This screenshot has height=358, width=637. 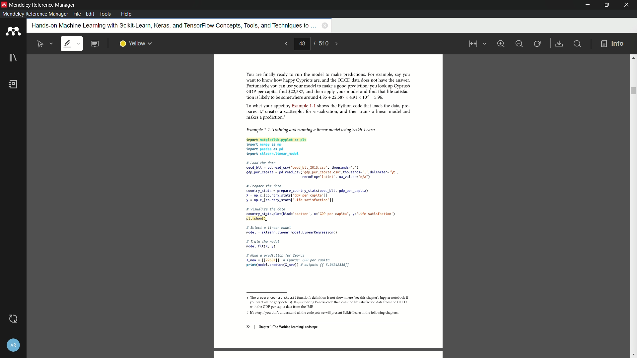 What do you see at coordinates (14, 84) in the screenshot?
I see `book` at bounding box center [14, 84].